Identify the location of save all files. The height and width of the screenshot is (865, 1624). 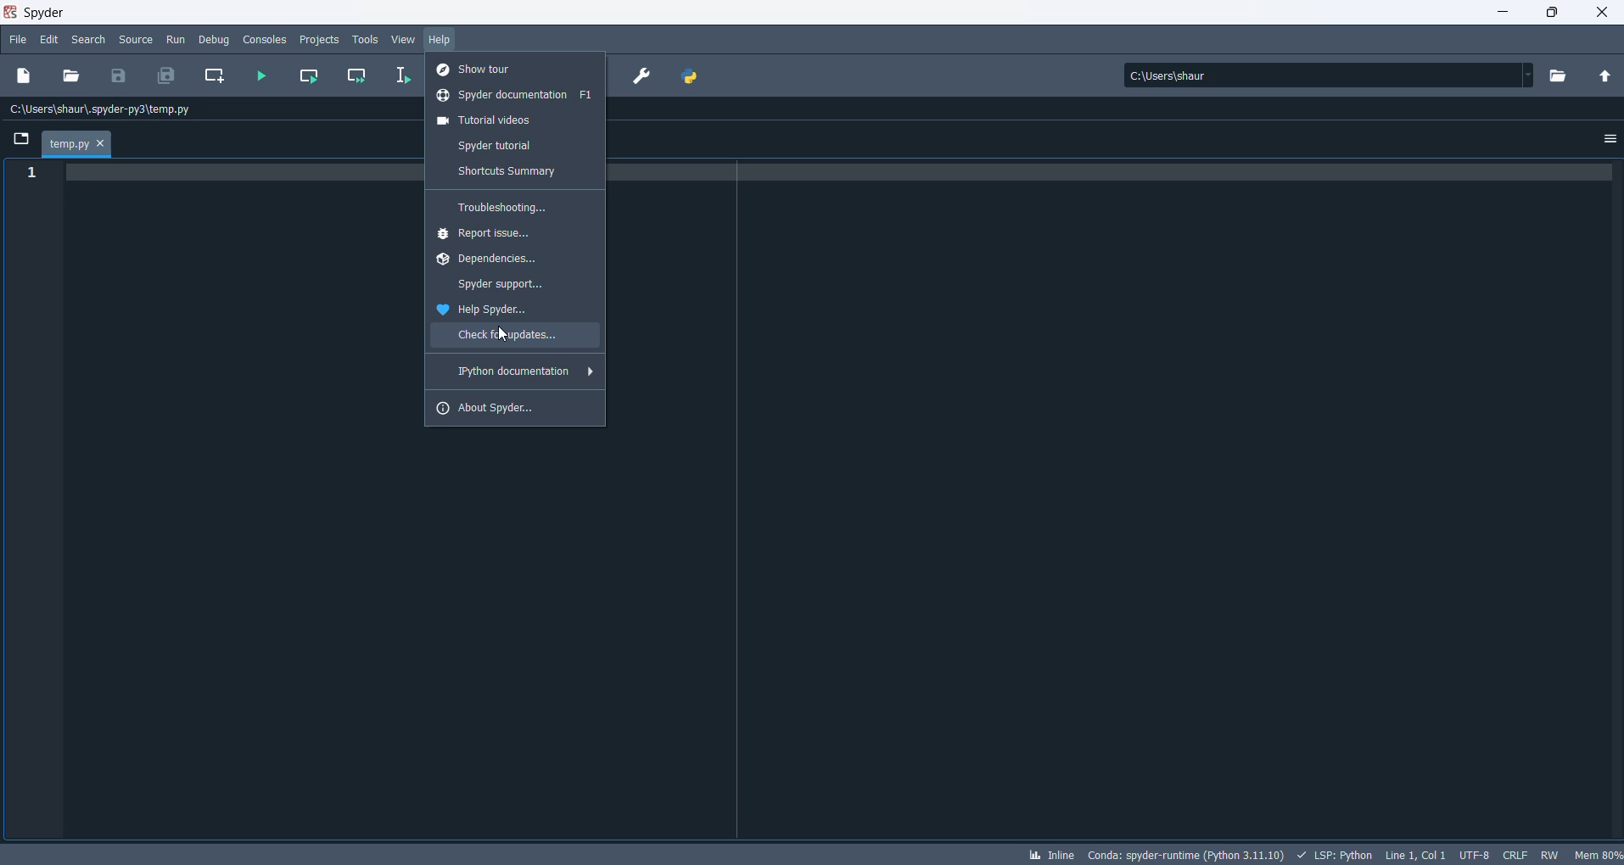
(167, 76).